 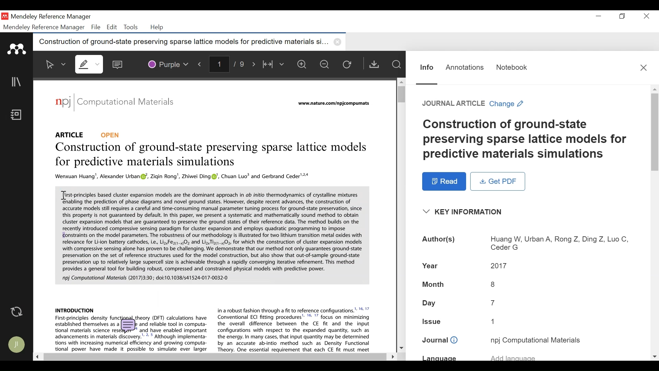 I want to click on Authors, so click(x=559, y=244).